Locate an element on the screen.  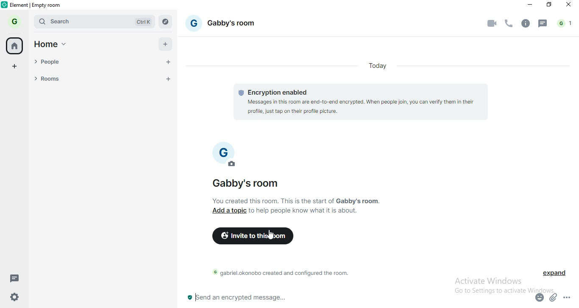
voice call is located at coordinates (509, 24).